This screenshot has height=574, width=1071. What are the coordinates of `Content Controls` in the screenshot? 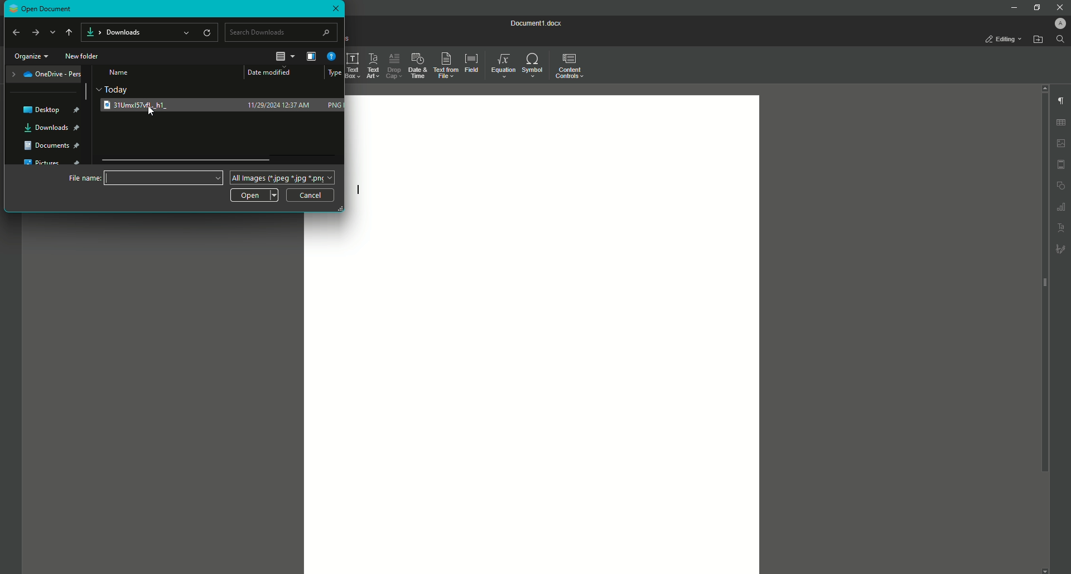 It's located at (570, 65).